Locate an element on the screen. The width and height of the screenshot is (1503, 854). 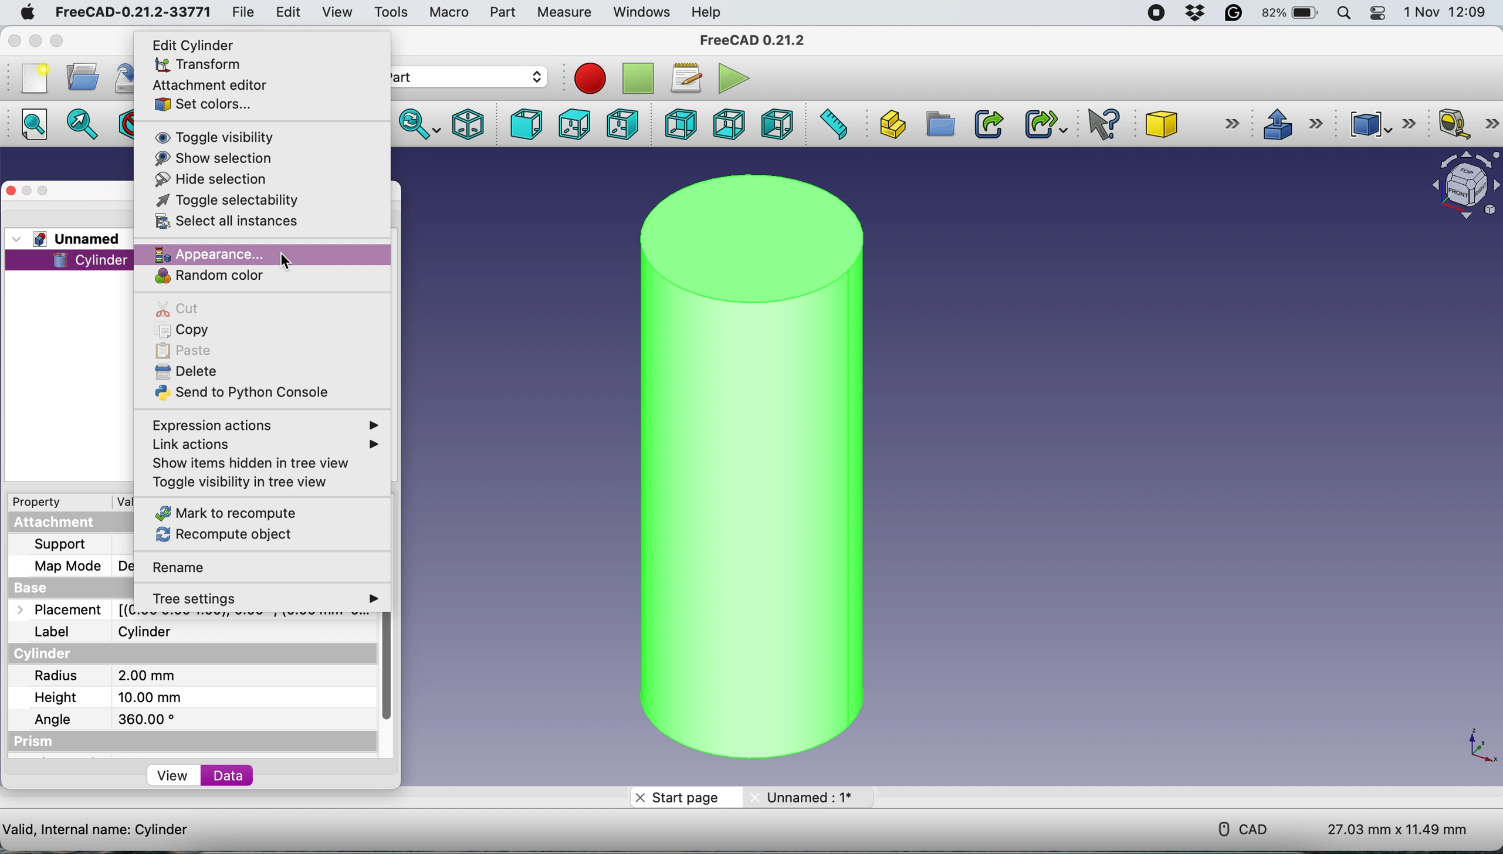
angle is located at coordinates (101, 718).